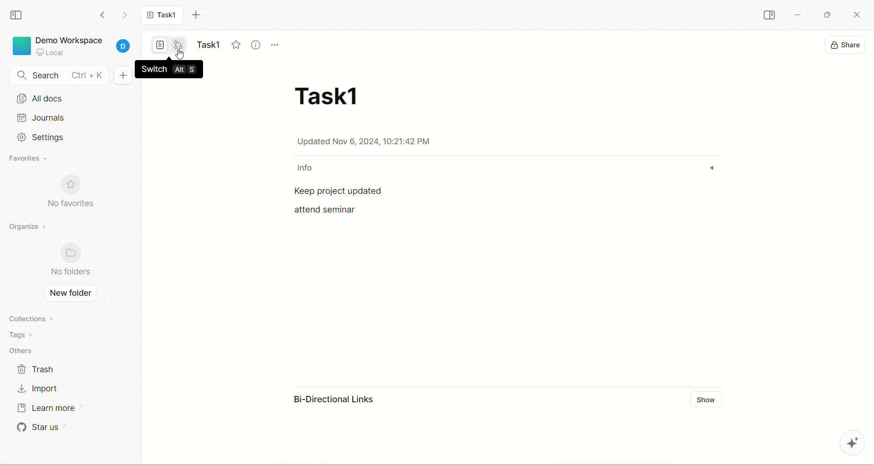  I want to click on date & time - Updated Nov 6, 2024, 10:21:42 PM, so click(350, 137).